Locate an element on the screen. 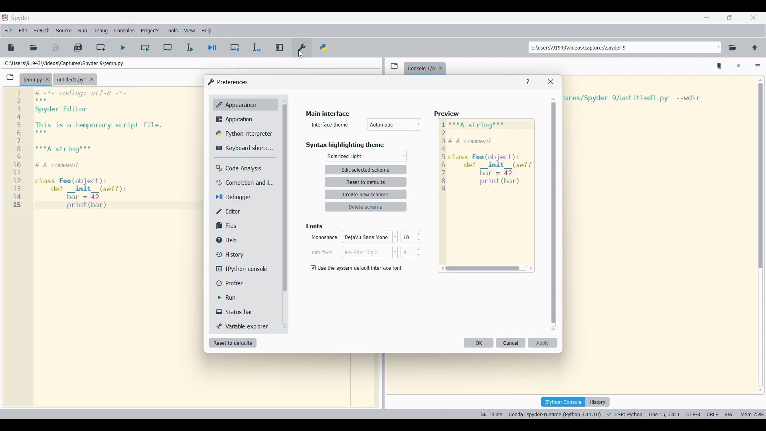  Save all is located at coordinates (79, 47).